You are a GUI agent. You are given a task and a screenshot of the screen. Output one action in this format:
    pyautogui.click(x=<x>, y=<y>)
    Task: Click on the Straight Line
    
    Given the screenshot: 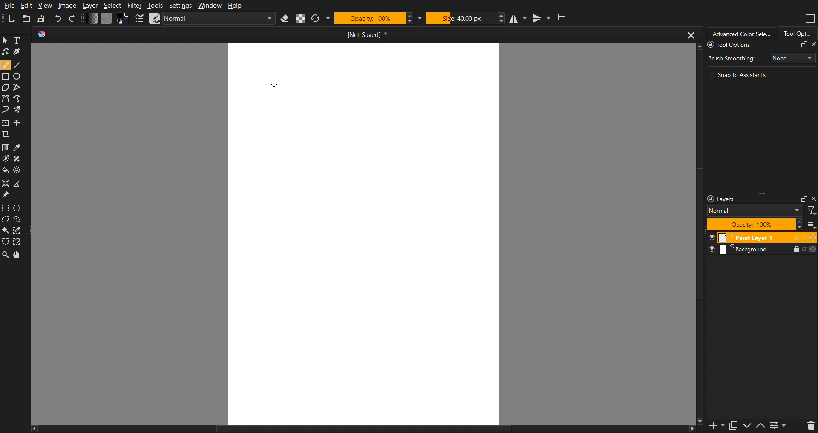 What is the action you would take?
    pyautogui.click(x=20, y=88)
    